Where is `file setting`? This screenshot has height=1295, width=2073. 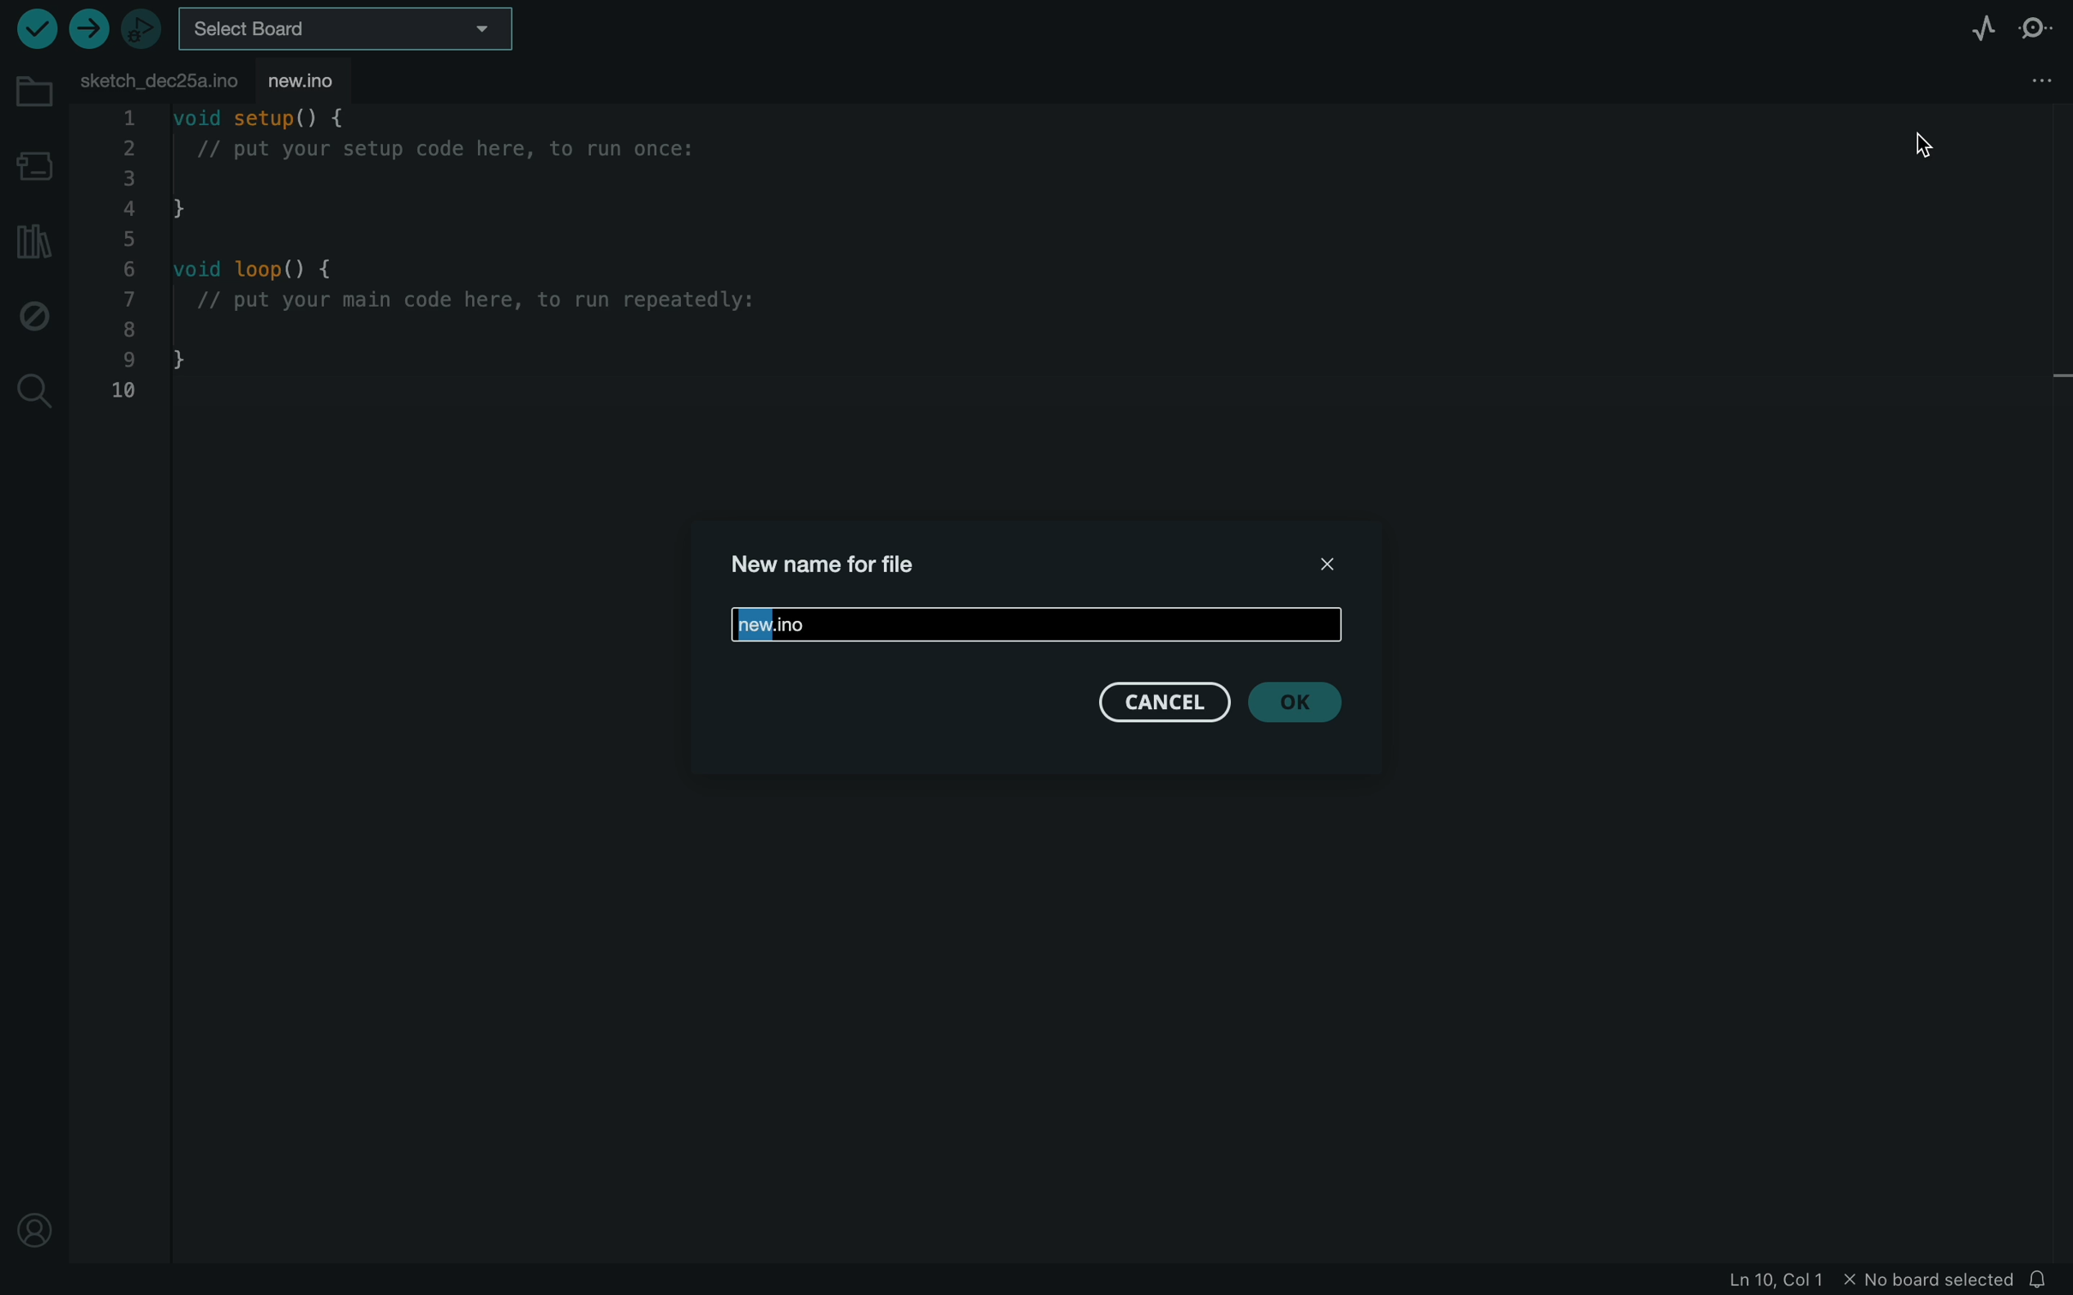
file setting is located at coordinates (2026, 80).